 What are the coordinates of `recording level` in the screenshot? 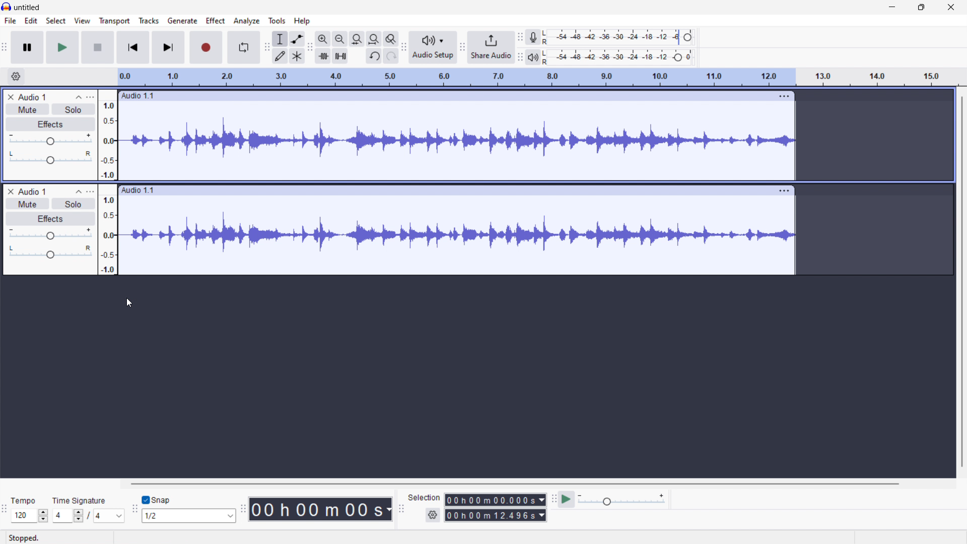 It's located at (619, 37).